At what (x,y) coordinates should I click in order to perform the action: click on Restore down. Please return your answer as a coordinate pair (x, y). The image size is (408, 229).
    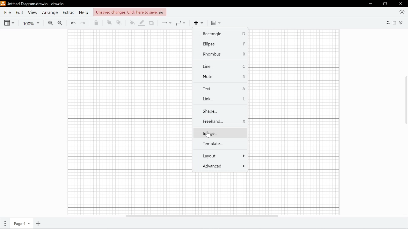
    Looking at the image, I should click on (385, 4).